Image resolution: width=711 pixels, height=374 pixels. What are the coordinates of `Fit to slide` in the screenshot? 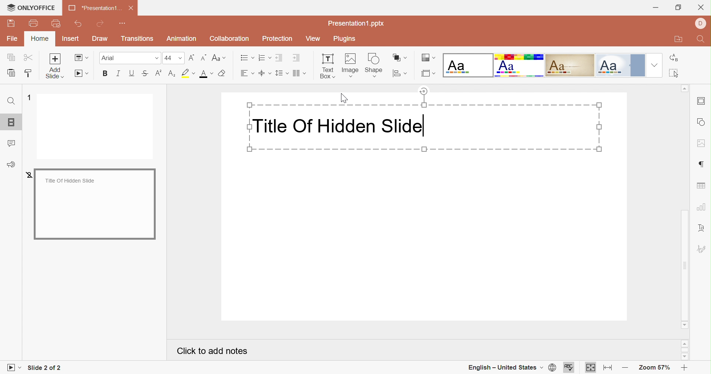 It's located at (591, 368).